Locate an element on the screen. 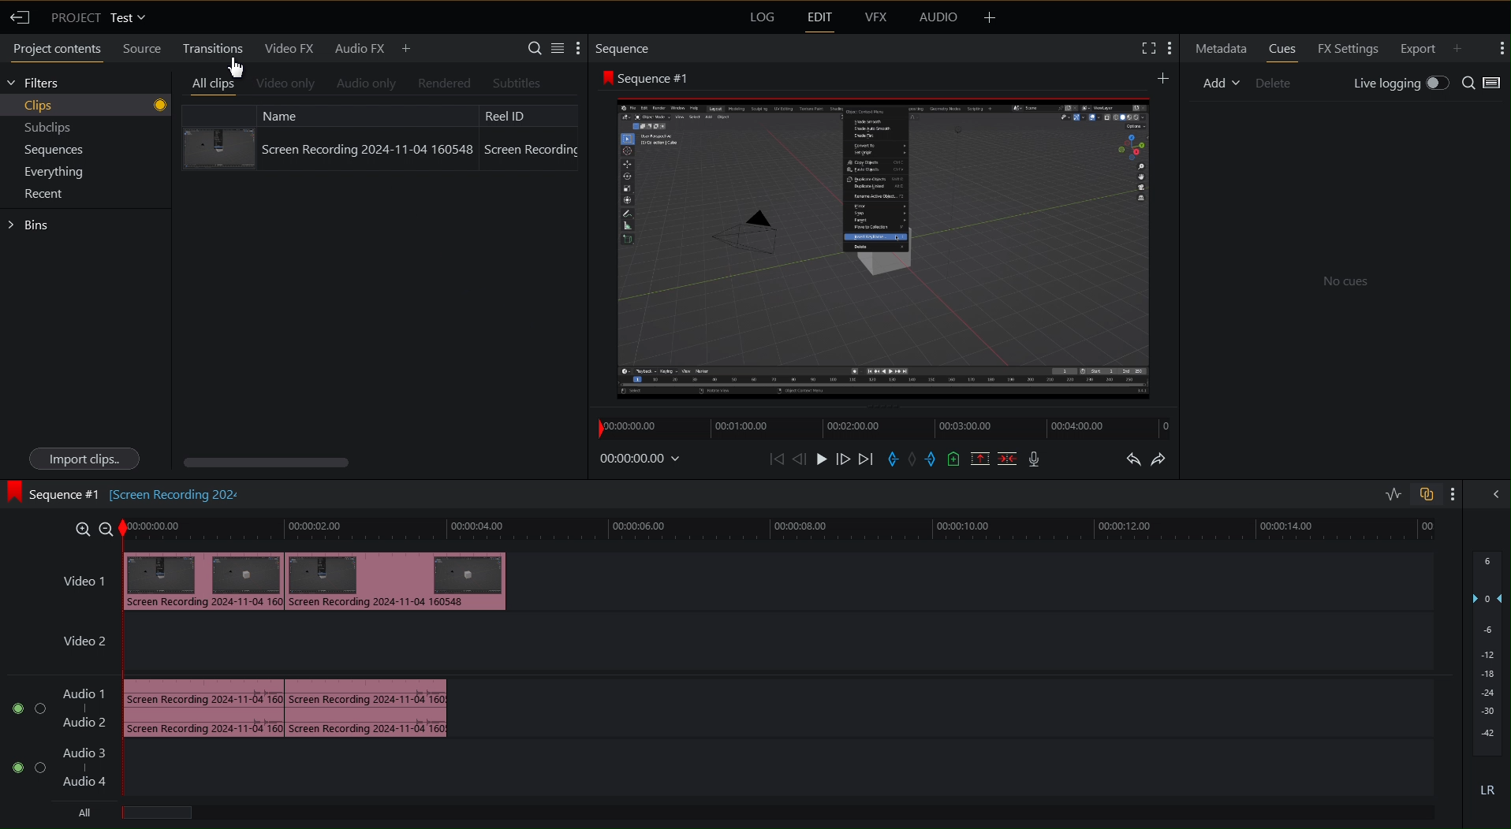  Audio Only is located at coordinates (366, 84).